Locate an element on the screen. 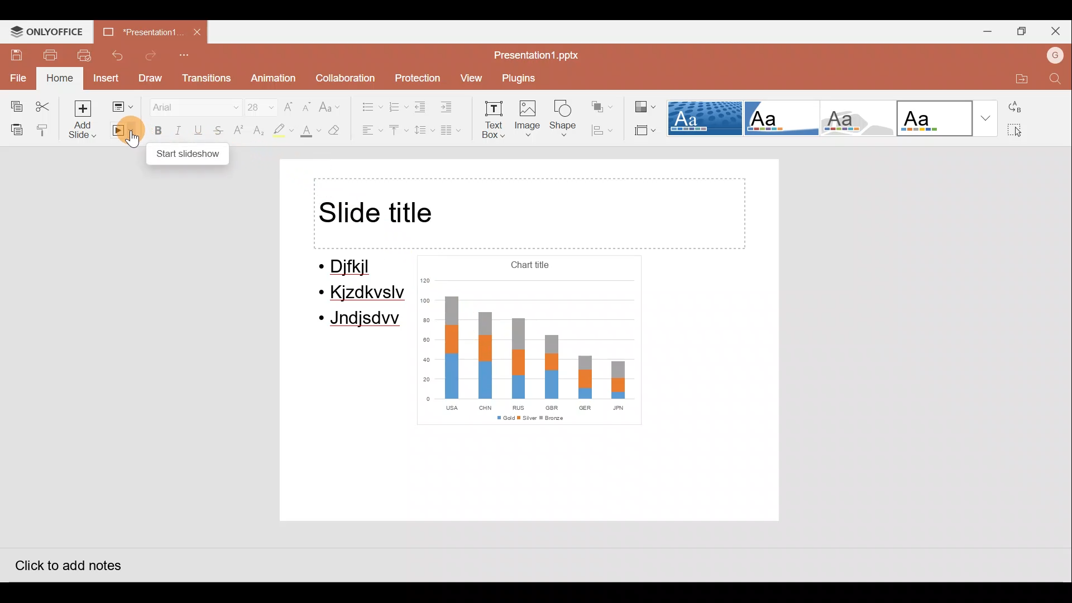  Cut is located at coordinates (48, 106).